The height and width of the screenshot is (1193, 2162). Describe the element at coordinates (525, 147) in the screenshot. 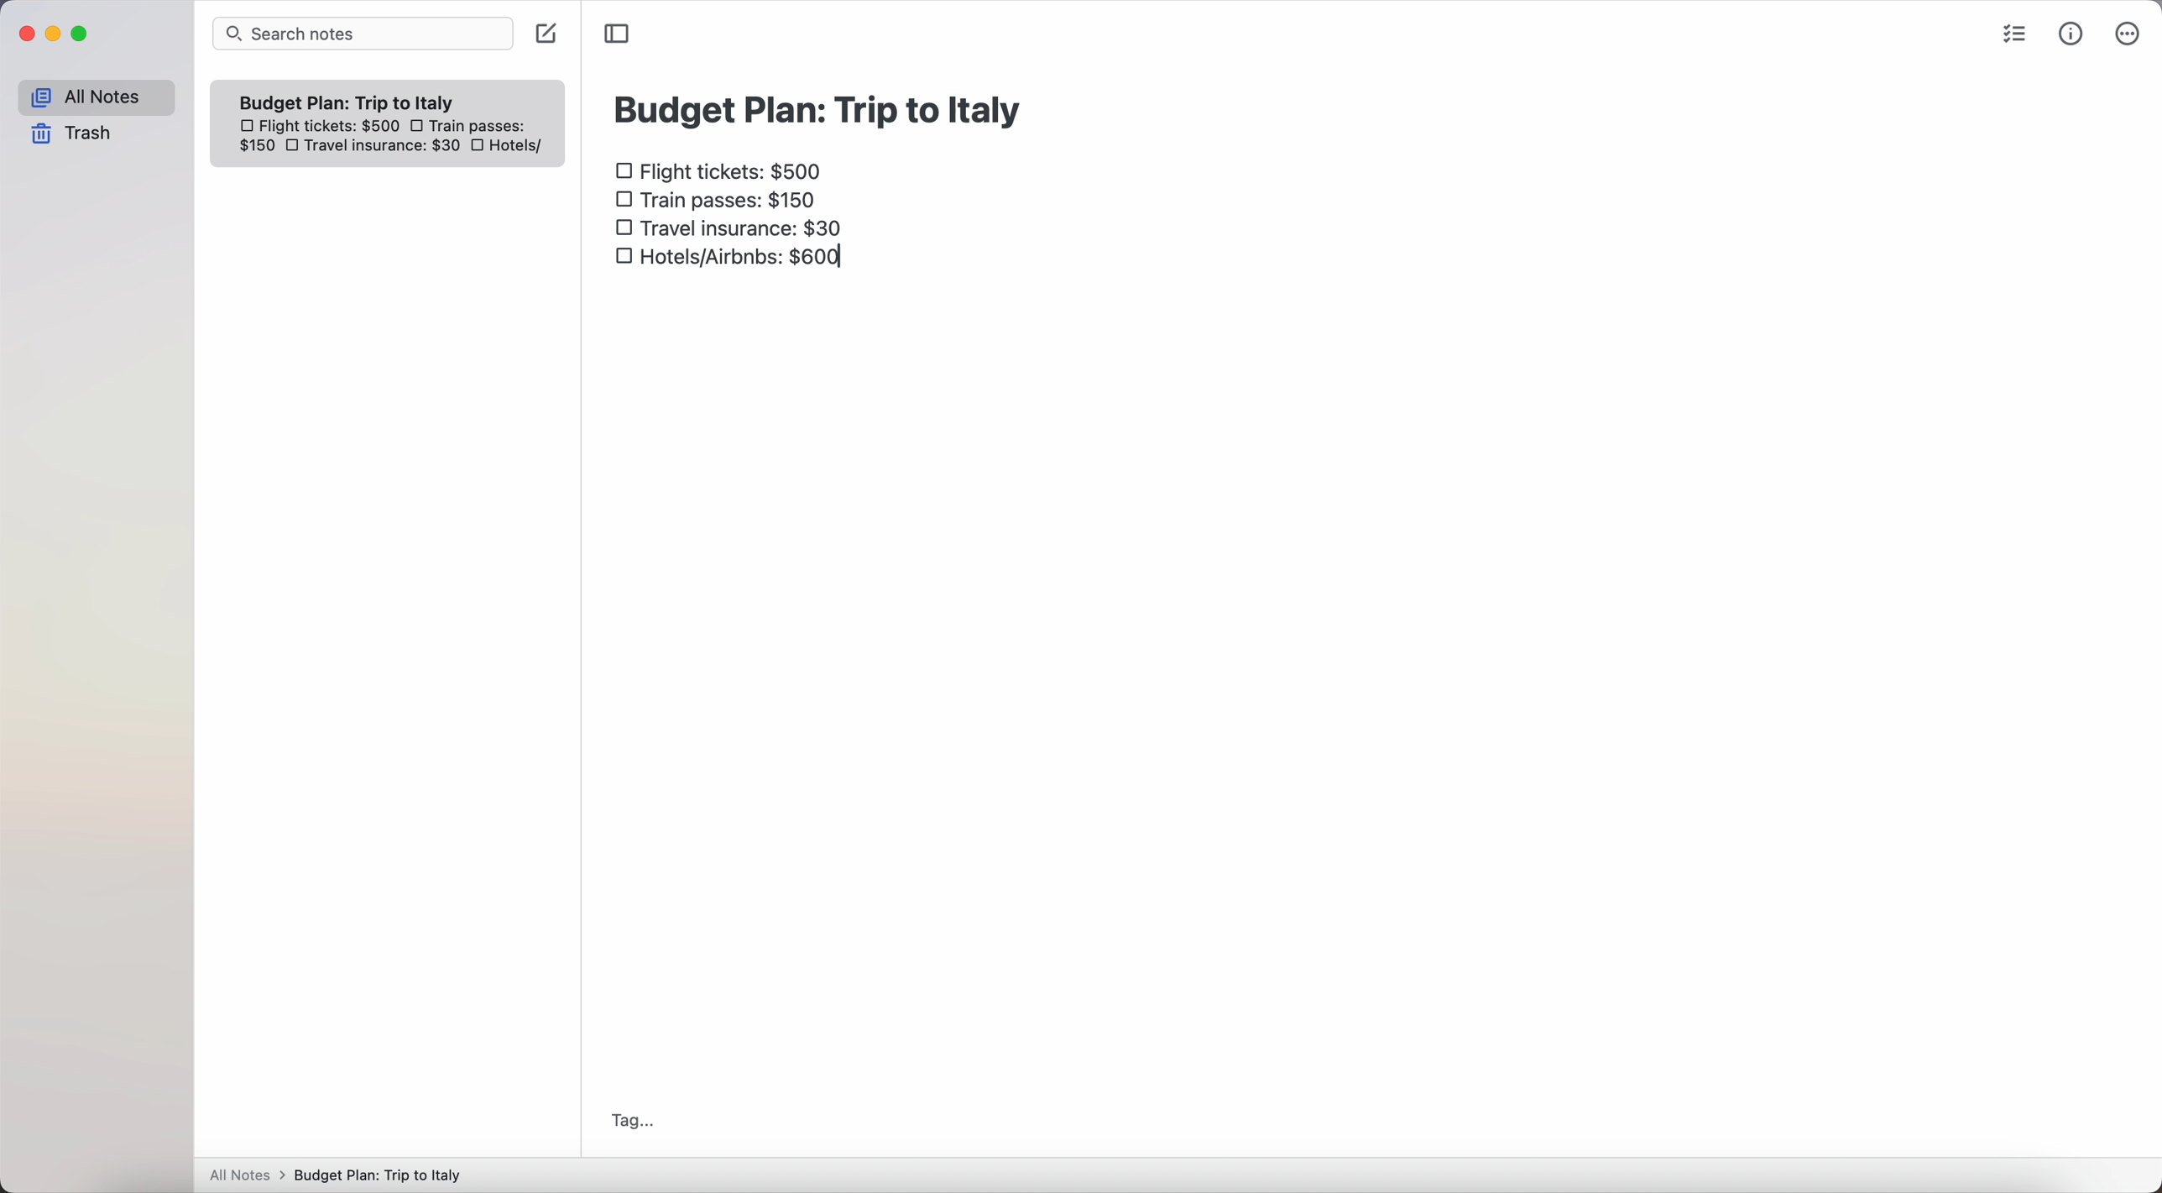

I see `hotels` at that location.